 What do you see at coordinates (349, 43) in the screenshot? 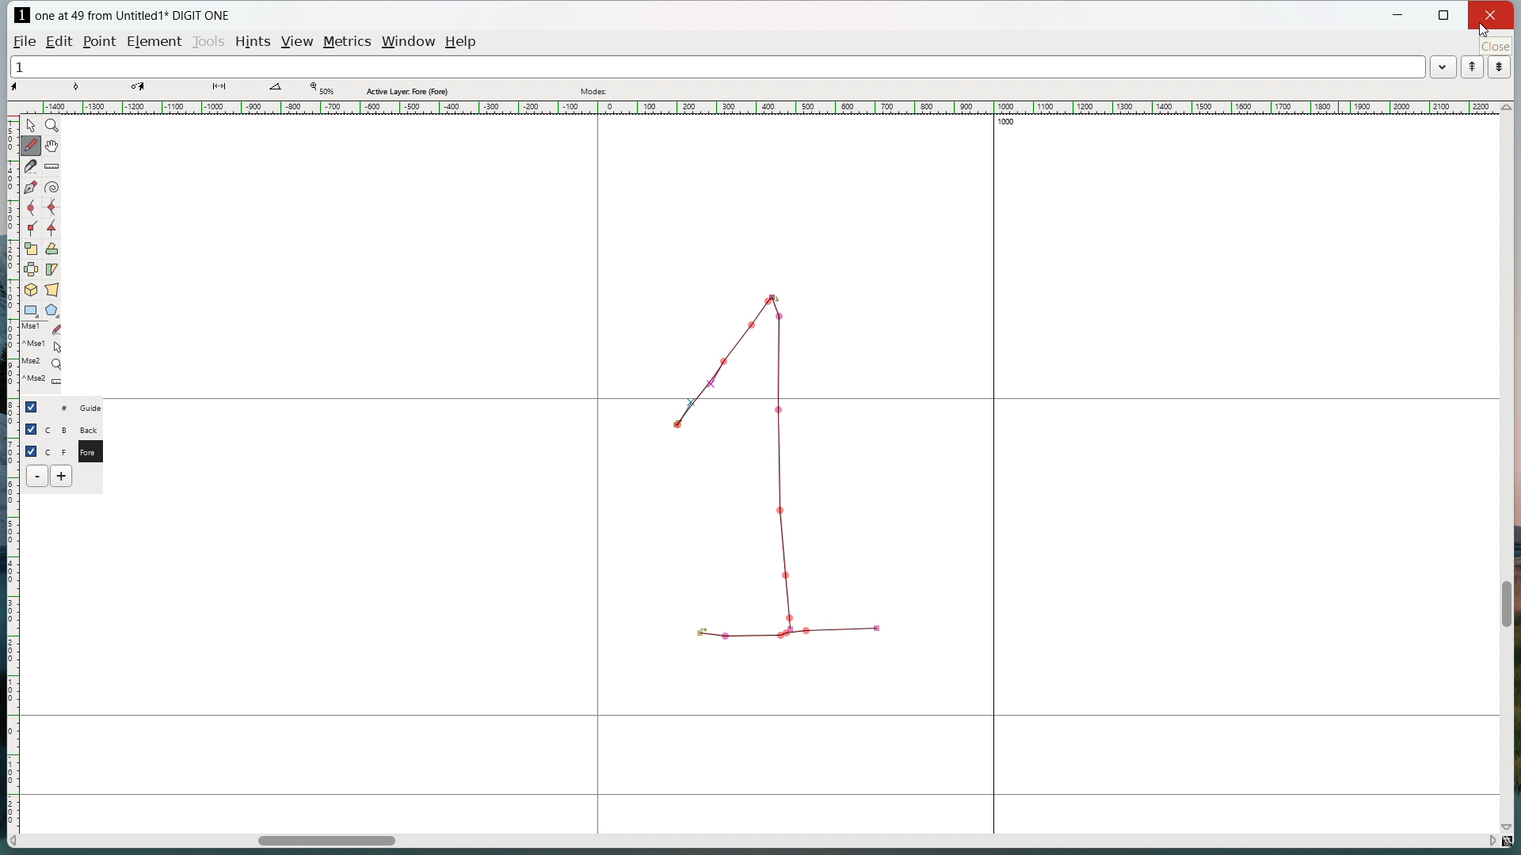
I see `metrics` at bounding box center [349, 43].